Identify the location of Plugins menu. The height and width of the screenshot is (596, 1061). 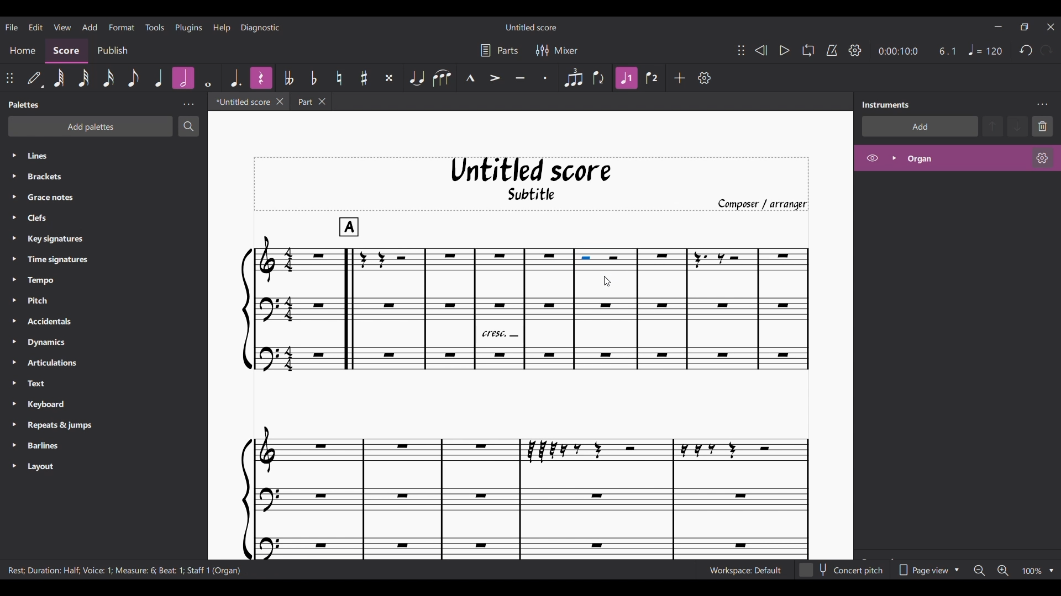
(189, 26).